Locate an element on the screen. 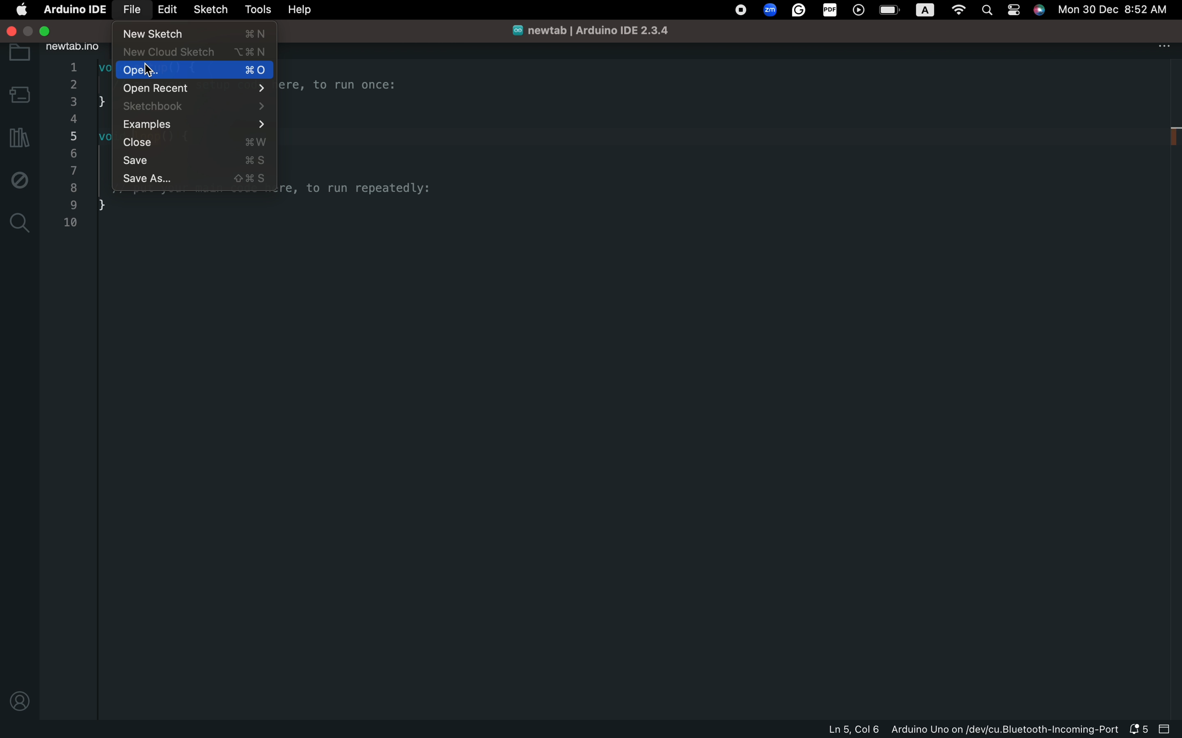 Image resolution: width=1182 pixels, height=738 pixels. control center is located at coordinates (1014, 9).